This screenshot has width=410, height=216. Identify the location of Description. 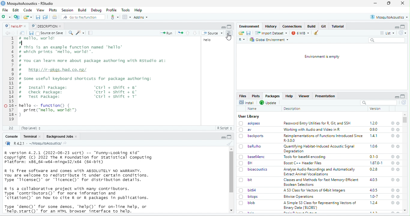
(292, 109).